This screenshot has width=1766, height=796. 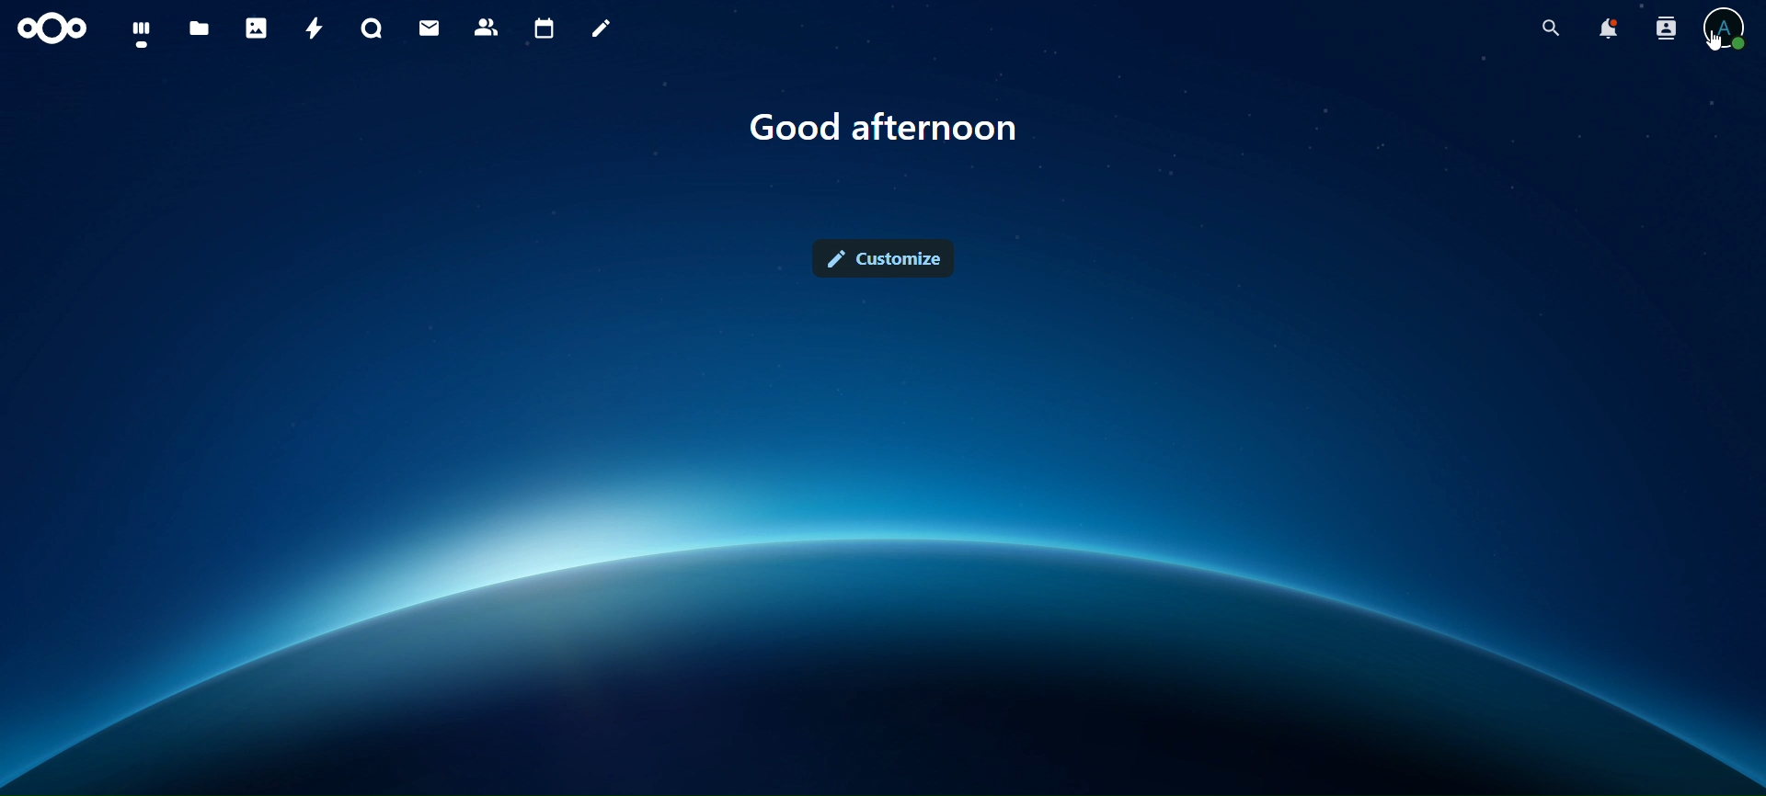 I want to click on calendar, so click(x=545, y=29).